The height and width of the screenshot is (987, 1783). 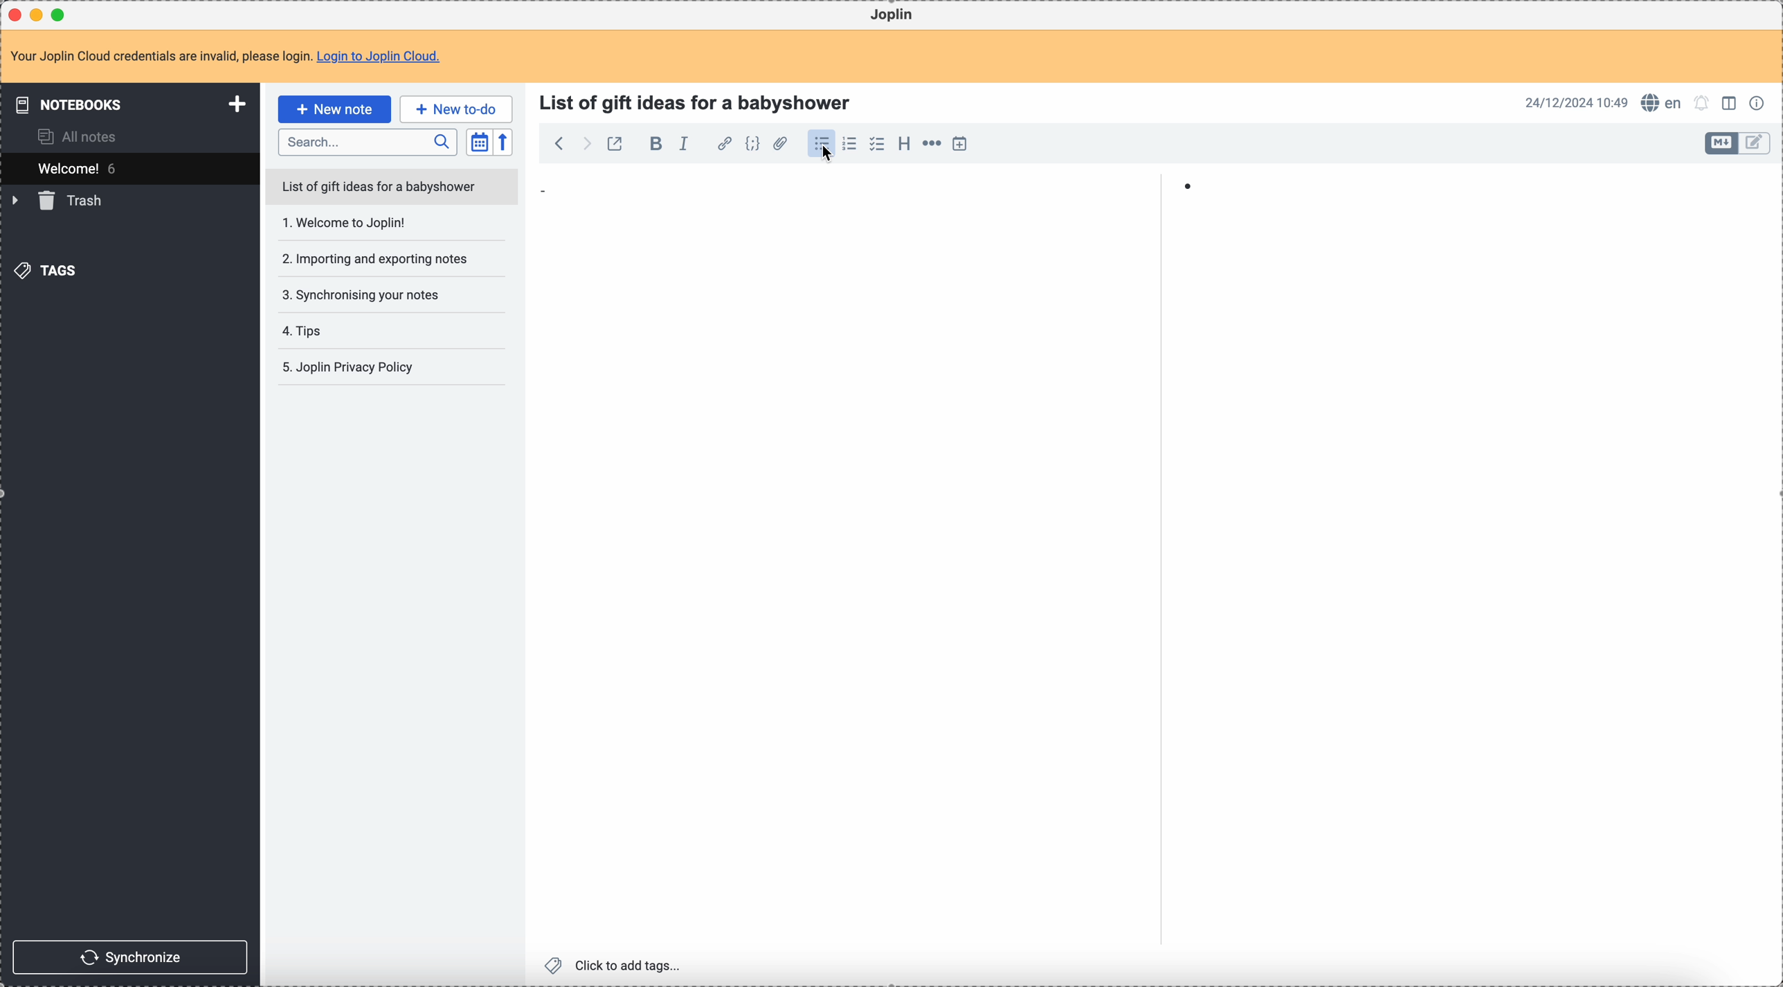 I want to click on all notes, so click(x=80, y=136).